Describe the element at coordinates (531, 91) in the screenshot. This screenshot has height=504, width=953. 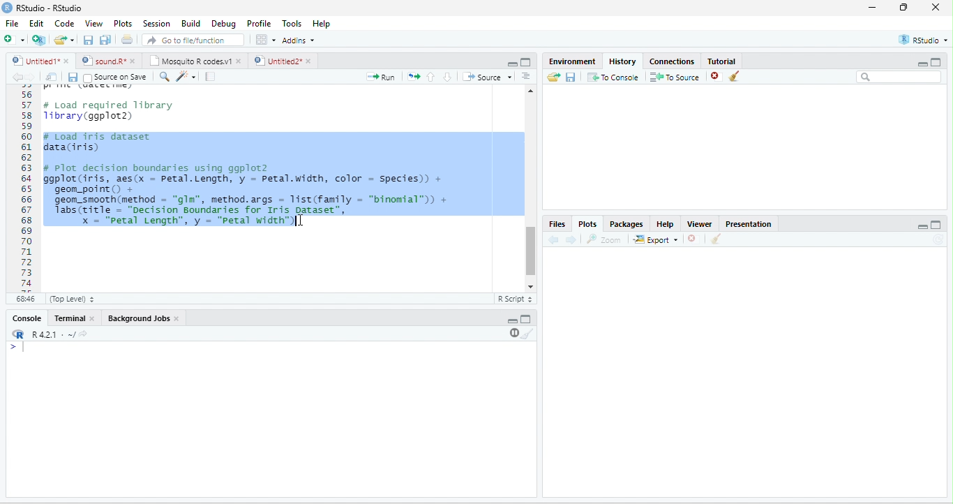
I see `scroll up` at that location.